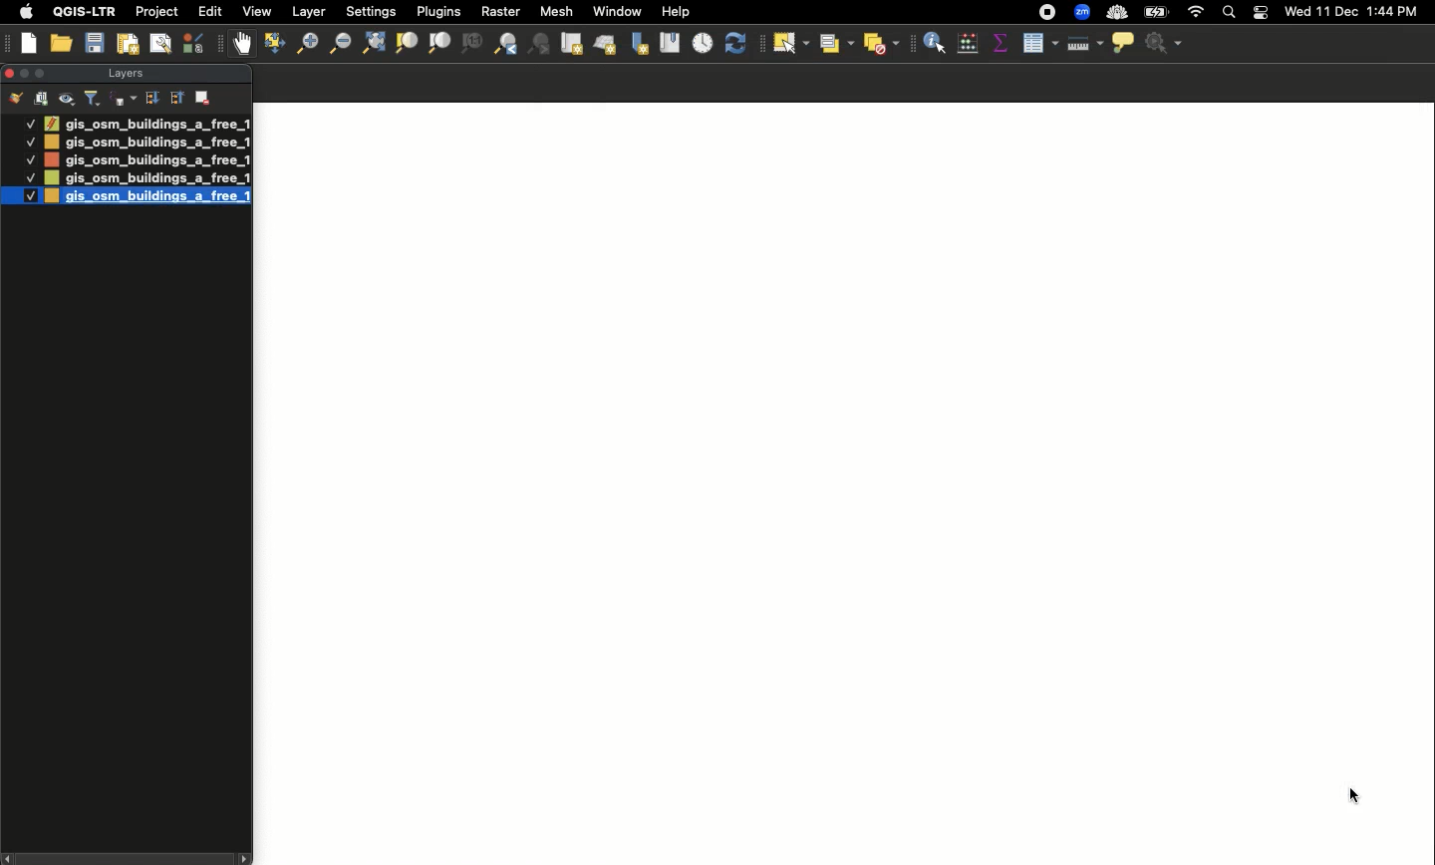 This screenshot has height=865, width=1435. I want to click on Clsoe, so click(9, 73).